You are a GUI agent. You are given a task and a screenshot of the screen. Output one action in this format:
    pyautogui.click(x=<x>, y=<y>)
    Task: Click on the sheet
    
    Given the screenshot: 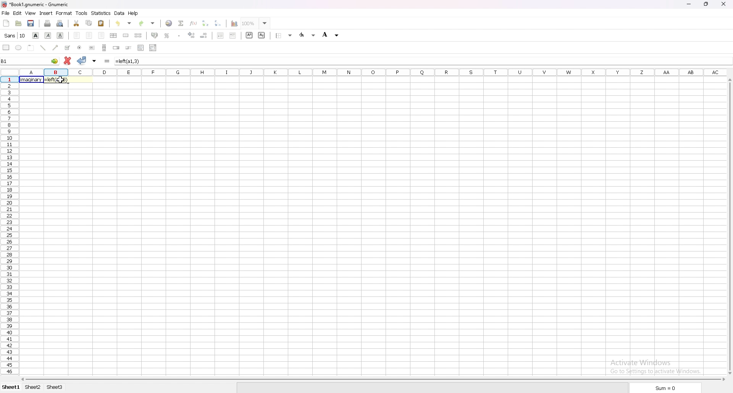 What is the action you would take?
    pyautogui.click(x=34, y=387)
    